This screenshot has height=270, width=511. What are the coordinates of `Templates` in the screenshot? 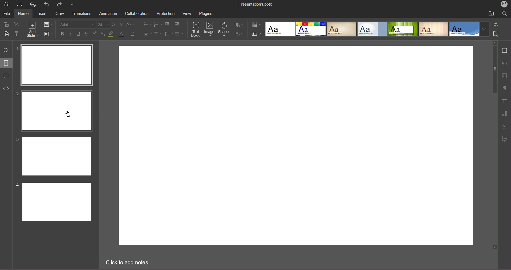 It's located at (378, 29).